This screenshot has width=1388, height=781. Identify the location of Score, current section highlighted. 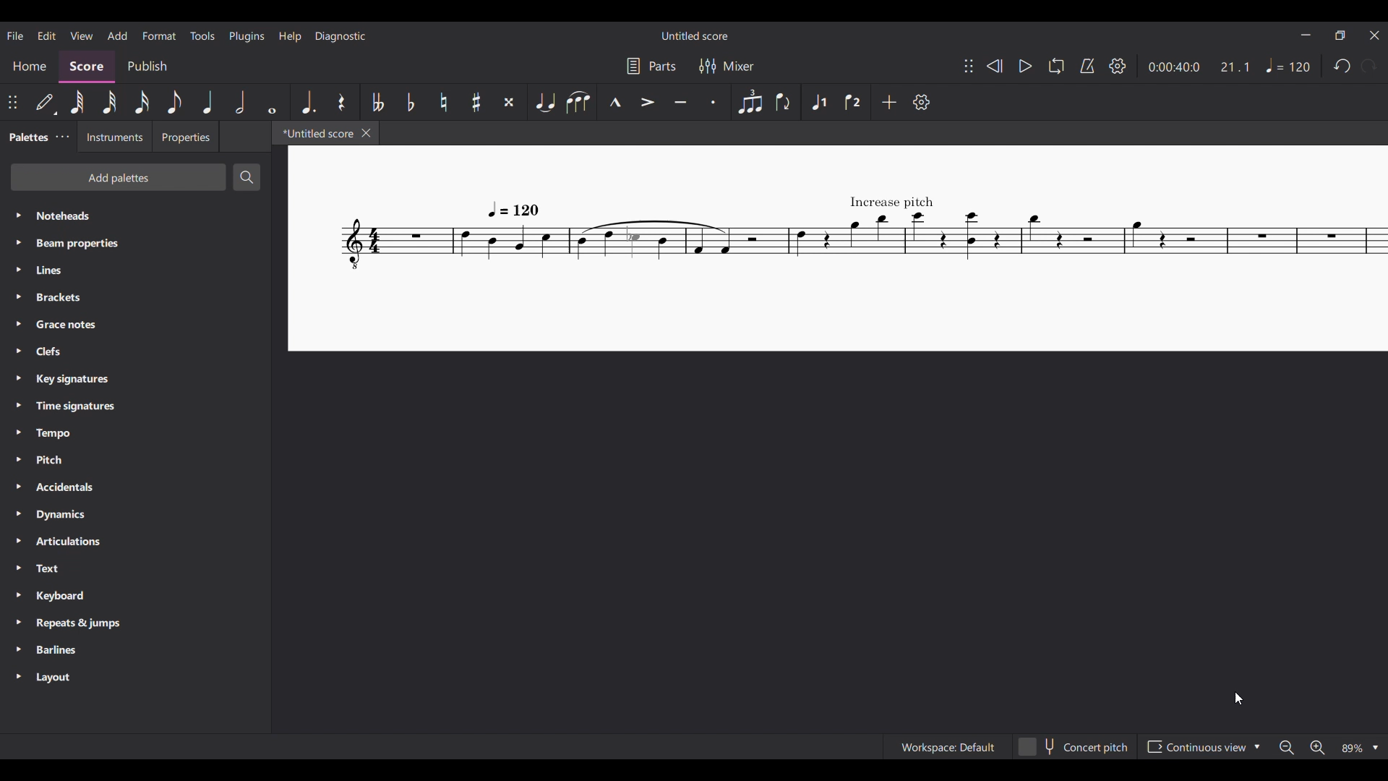
(87, 67).